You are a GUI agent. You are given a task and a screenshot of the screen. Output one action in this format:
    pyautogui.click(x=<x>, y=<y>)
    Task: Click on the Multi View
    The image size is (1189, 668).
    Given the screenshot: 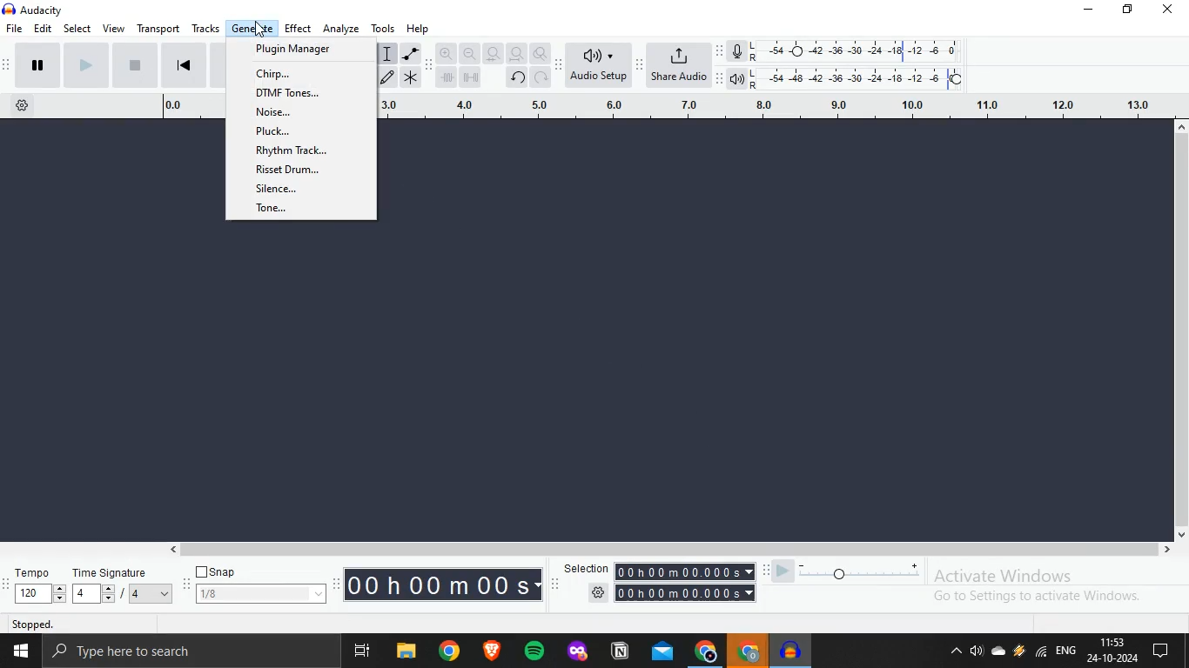 What is the action you would take?
    pyautogui.click(x=363, y=651)
    